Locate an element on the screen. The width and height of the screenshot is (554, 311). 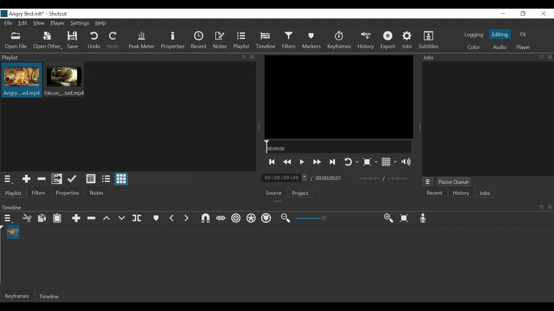
Show volume control is located at coordinates (407, 162).